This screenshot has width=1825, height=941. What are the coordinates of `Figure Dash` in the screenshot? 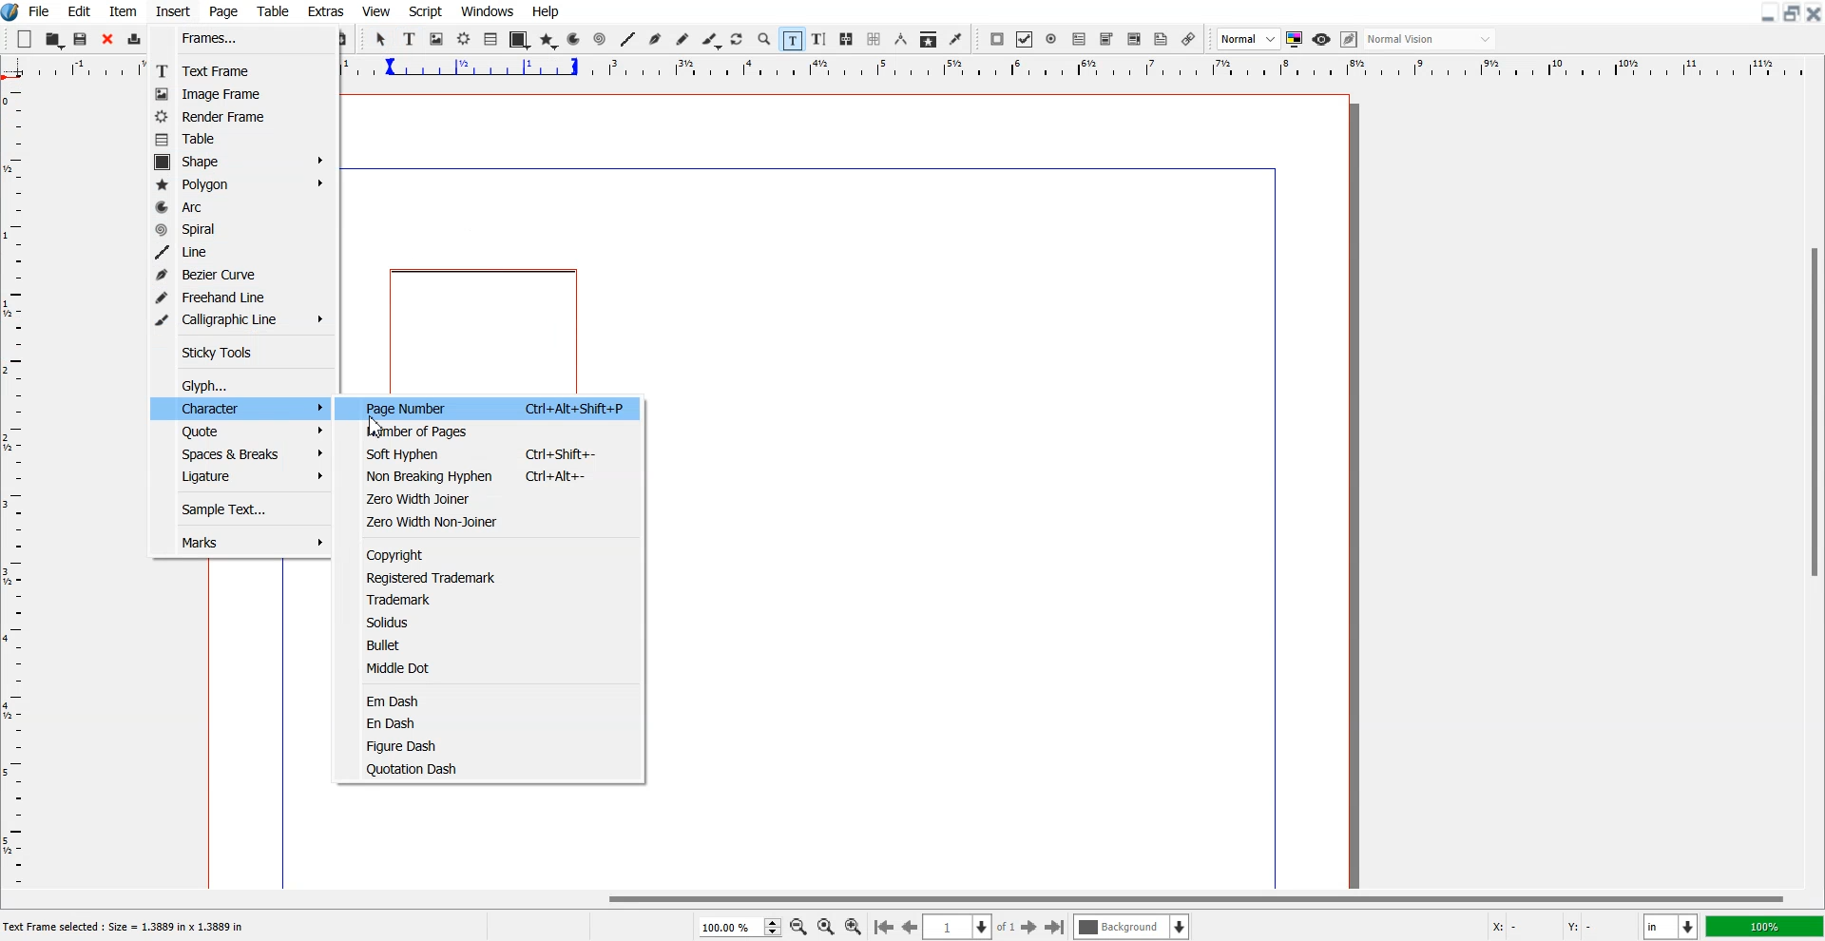 It's located at (495, 745).